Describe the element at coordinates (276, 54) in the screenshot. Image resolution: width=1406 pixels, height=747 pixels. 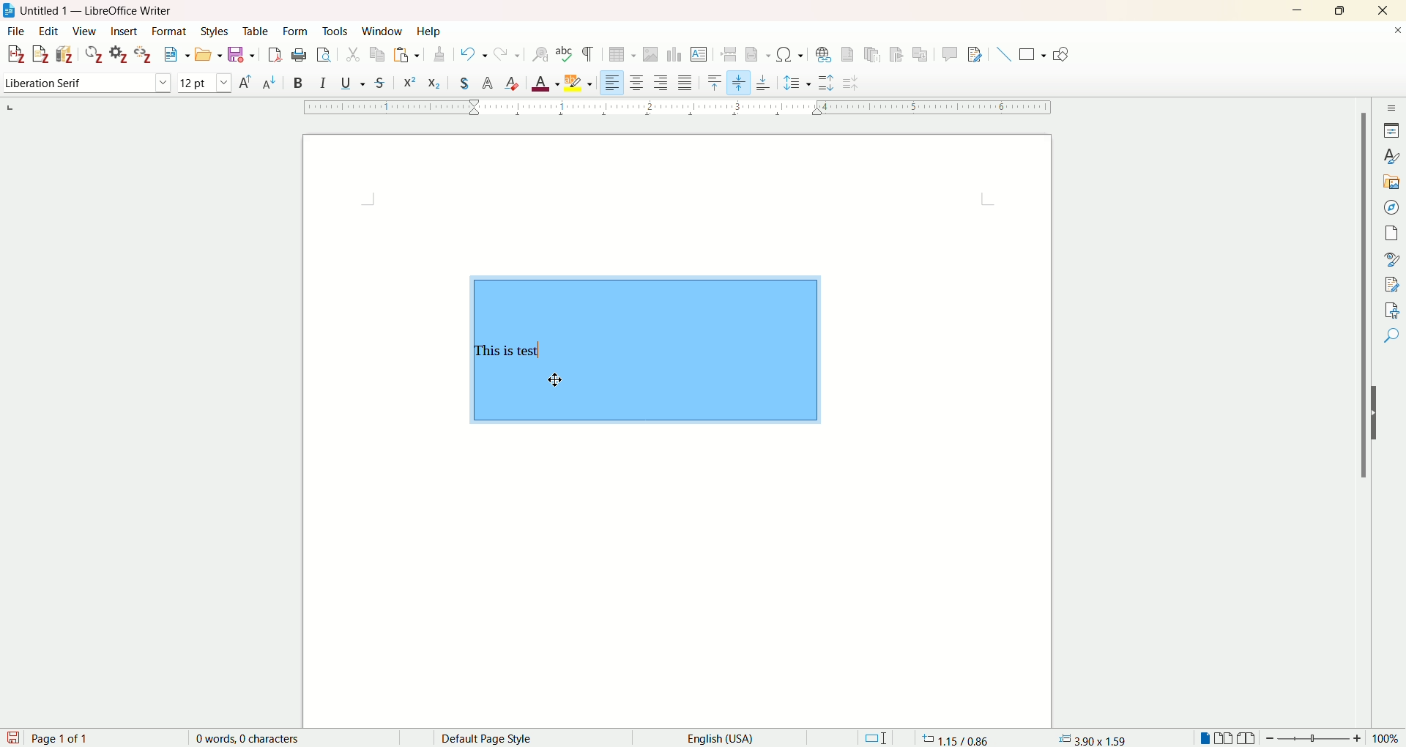
I see `export as pdf` at that location.